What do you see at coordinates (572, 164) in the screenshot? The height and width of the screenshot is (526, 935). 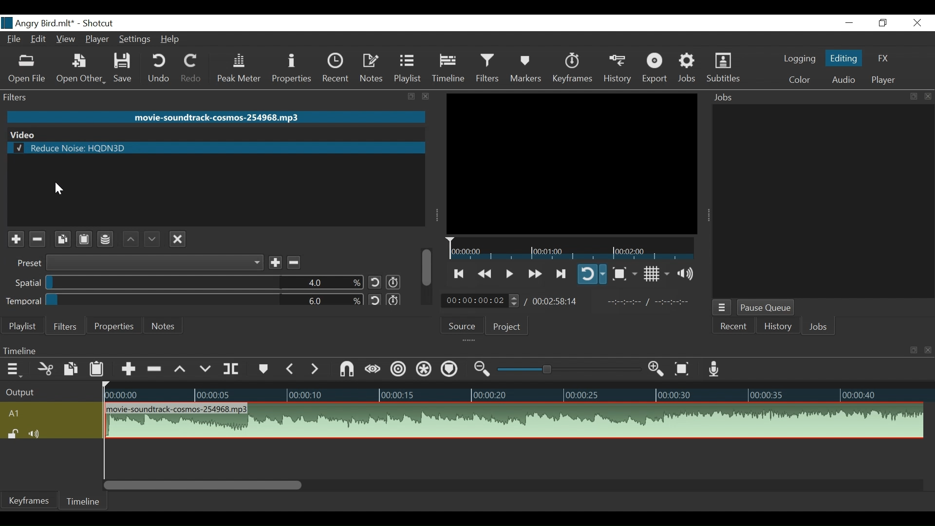 I see `Media Viewer` at bounding box center [572, 164].